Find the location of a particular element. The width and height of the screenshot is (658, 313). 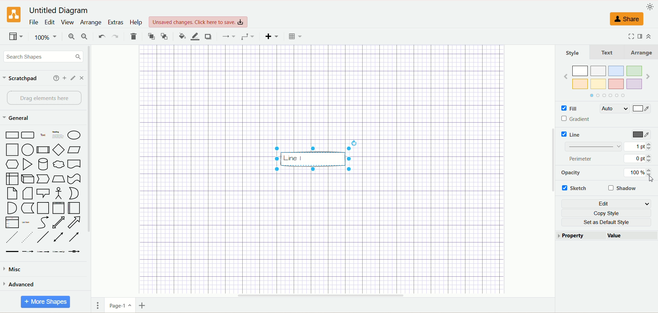

List item is located at coordinates (26, 222).